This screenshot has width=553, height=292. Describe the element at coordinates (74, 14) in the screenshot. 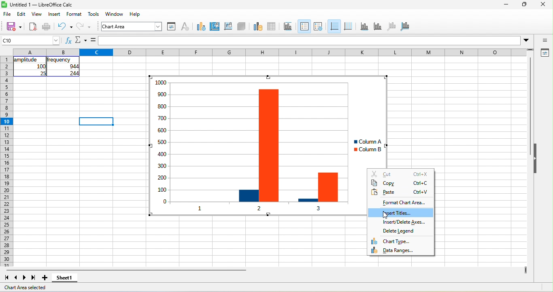

I see `format` at that location.